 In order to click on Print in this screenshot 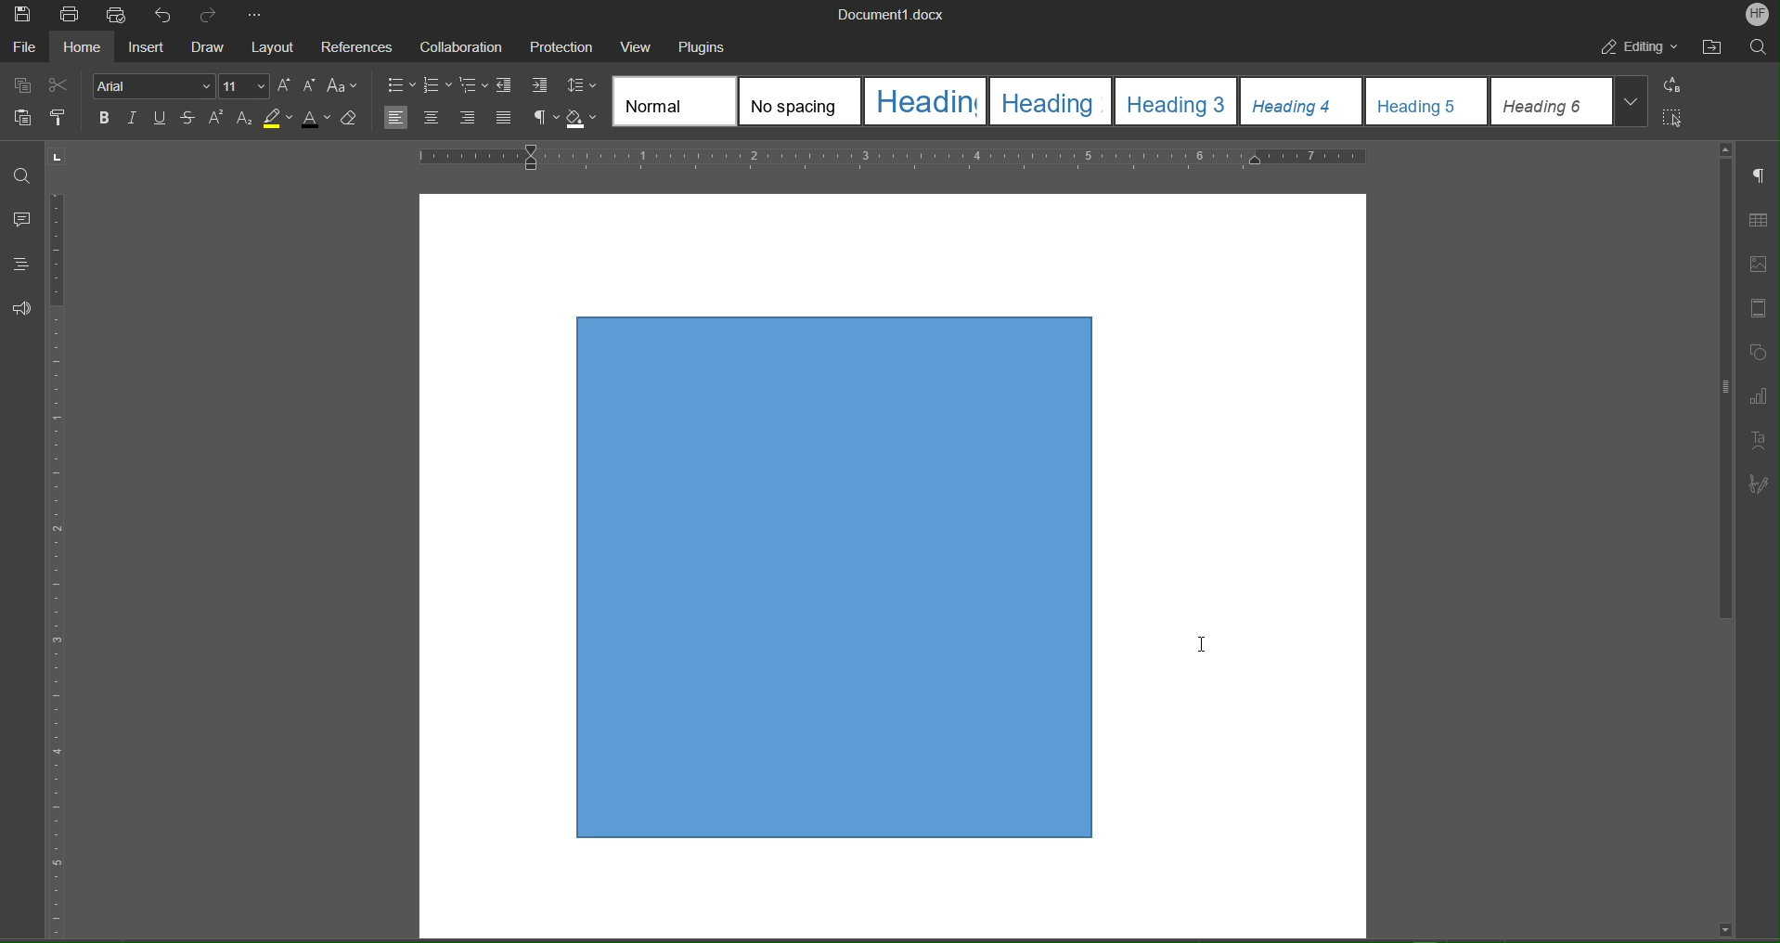, I will do `click(69, 15)`.